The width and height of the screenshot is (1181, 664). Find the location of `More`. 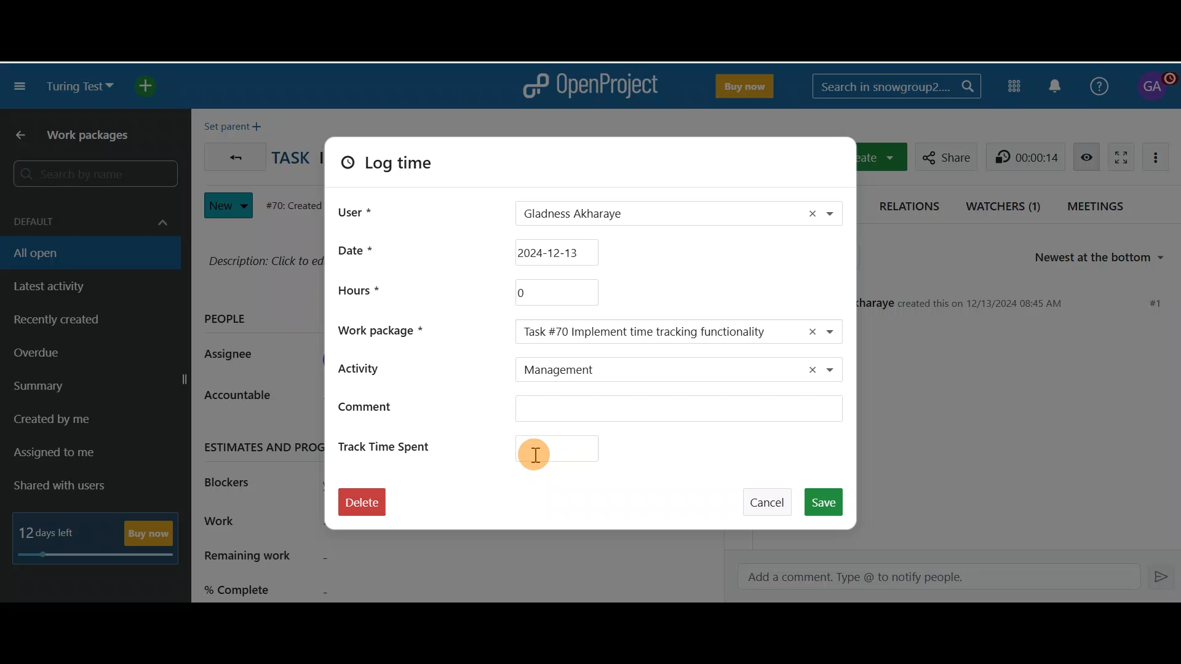

More is located at coordinates (1159, 156).